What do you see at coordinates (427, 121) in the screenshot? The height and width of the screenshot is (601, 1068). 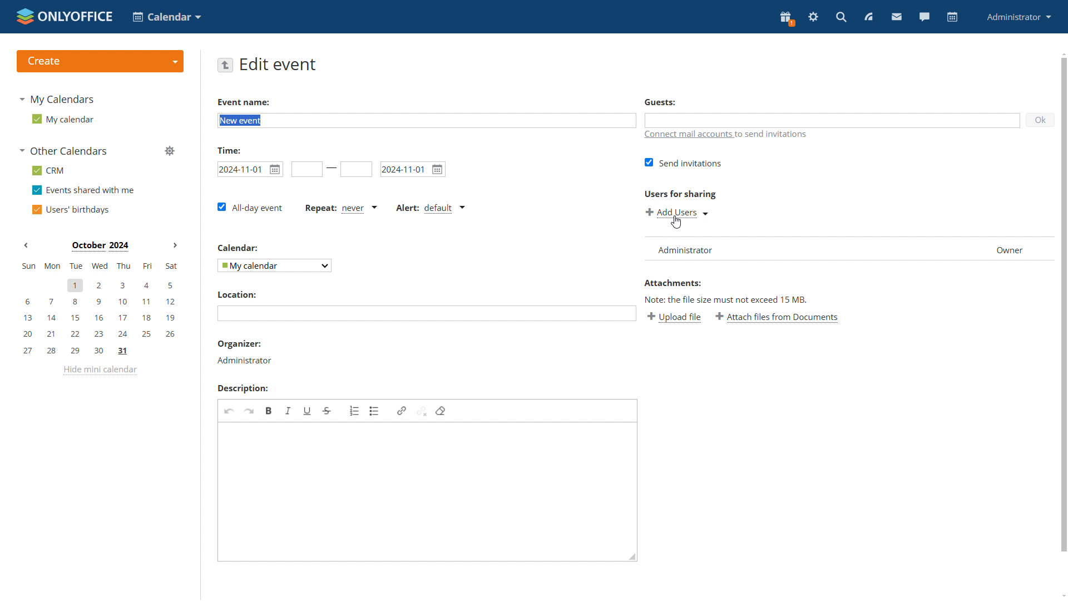 I see `edit event name` at bounding box center [427, 121].